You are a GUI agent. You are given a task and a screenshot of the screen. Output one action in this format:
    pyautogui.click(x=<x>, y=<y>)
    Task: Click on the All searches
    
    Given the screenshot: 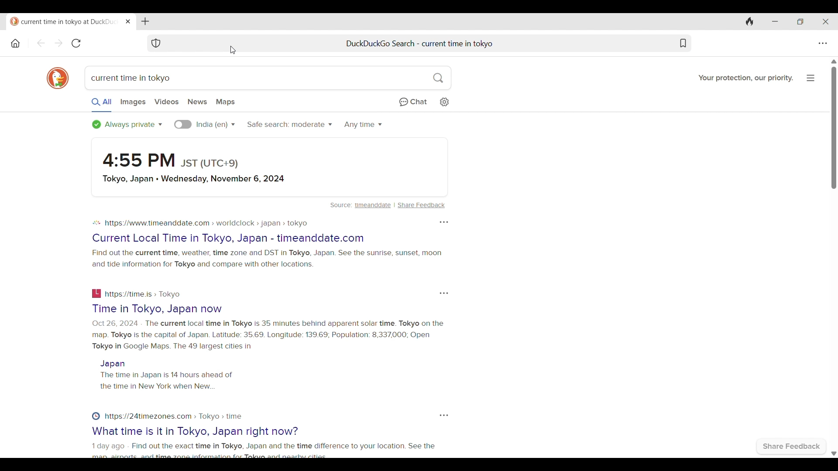 What is the action you would take?
    pyautogui.click(x=102, y=104)
    